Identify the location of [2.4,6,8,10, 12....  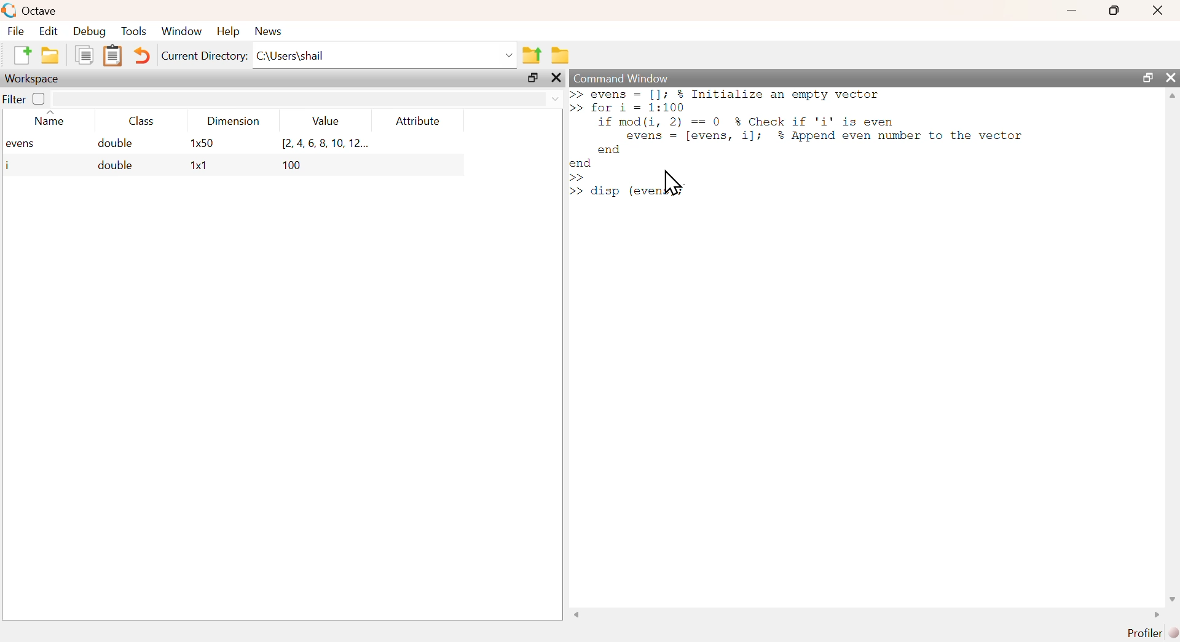
(325, 143).